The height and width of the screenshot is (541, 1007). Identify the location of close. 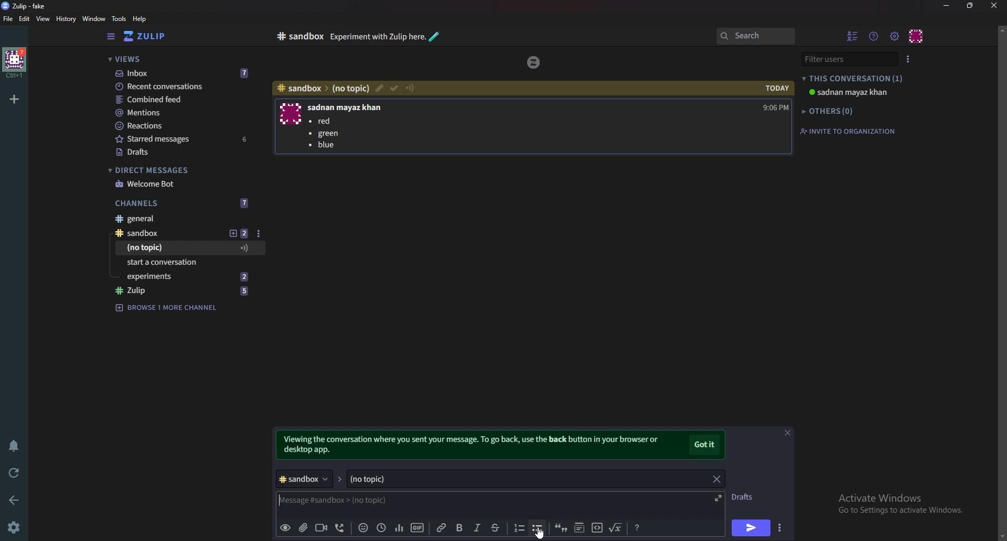
(993, 5).